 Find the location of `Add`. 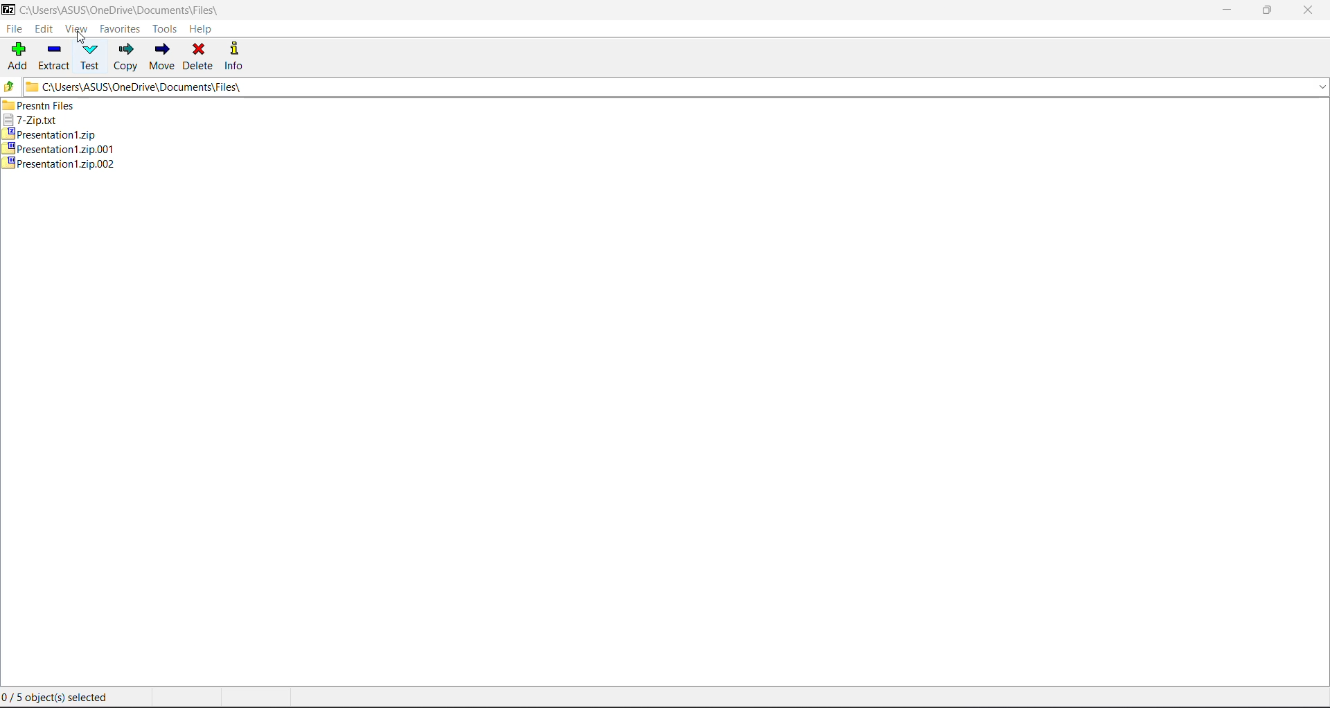

Add is located at coordinates (17, 57).